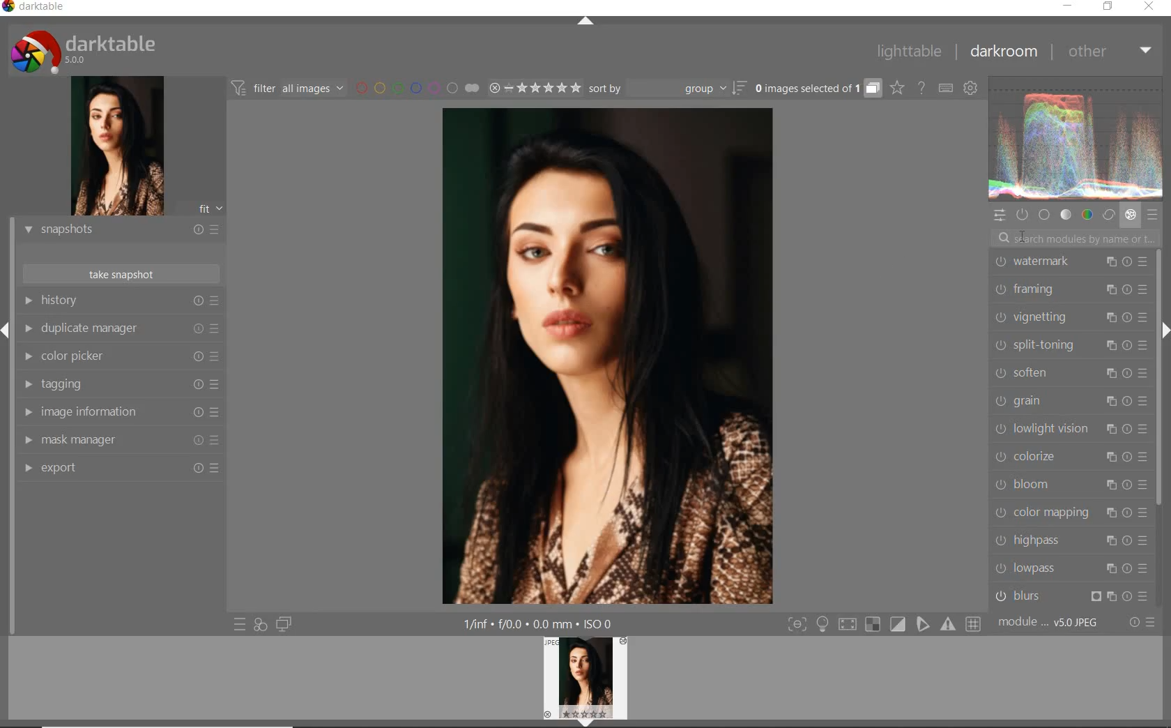 This screenshot has height=728, width=1171. I want to click on show global preferences, so click(972, 87).